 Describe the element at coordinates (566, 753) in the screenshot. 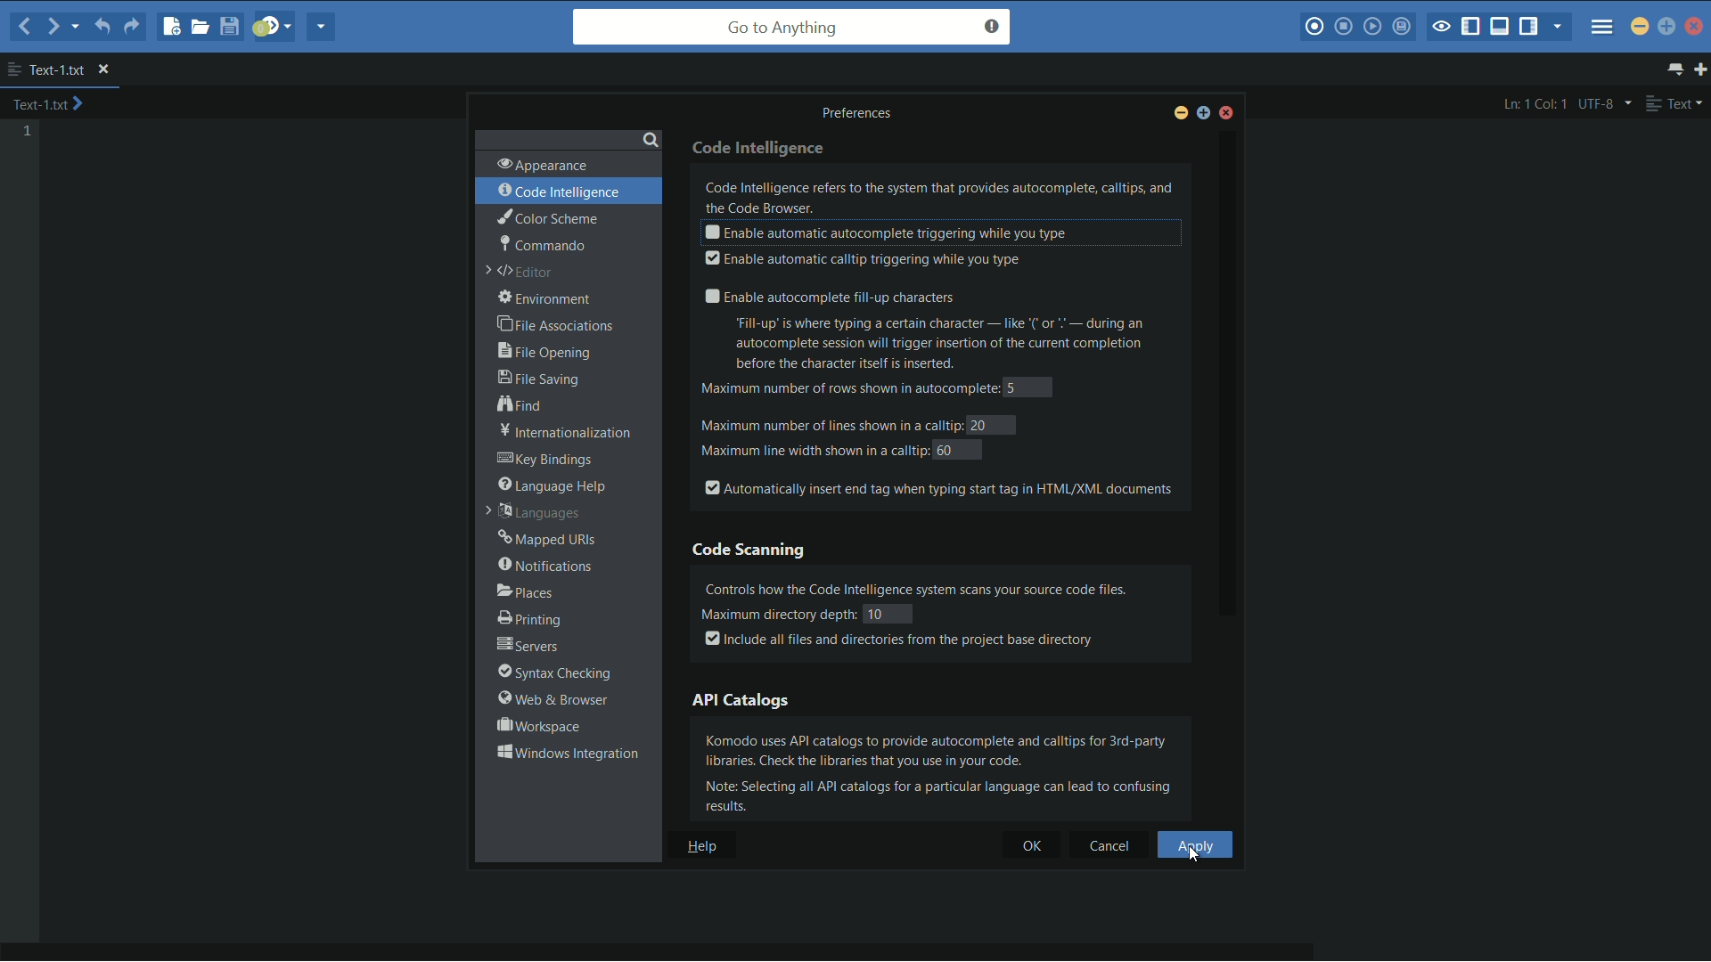

I see `window interactions` at that location.